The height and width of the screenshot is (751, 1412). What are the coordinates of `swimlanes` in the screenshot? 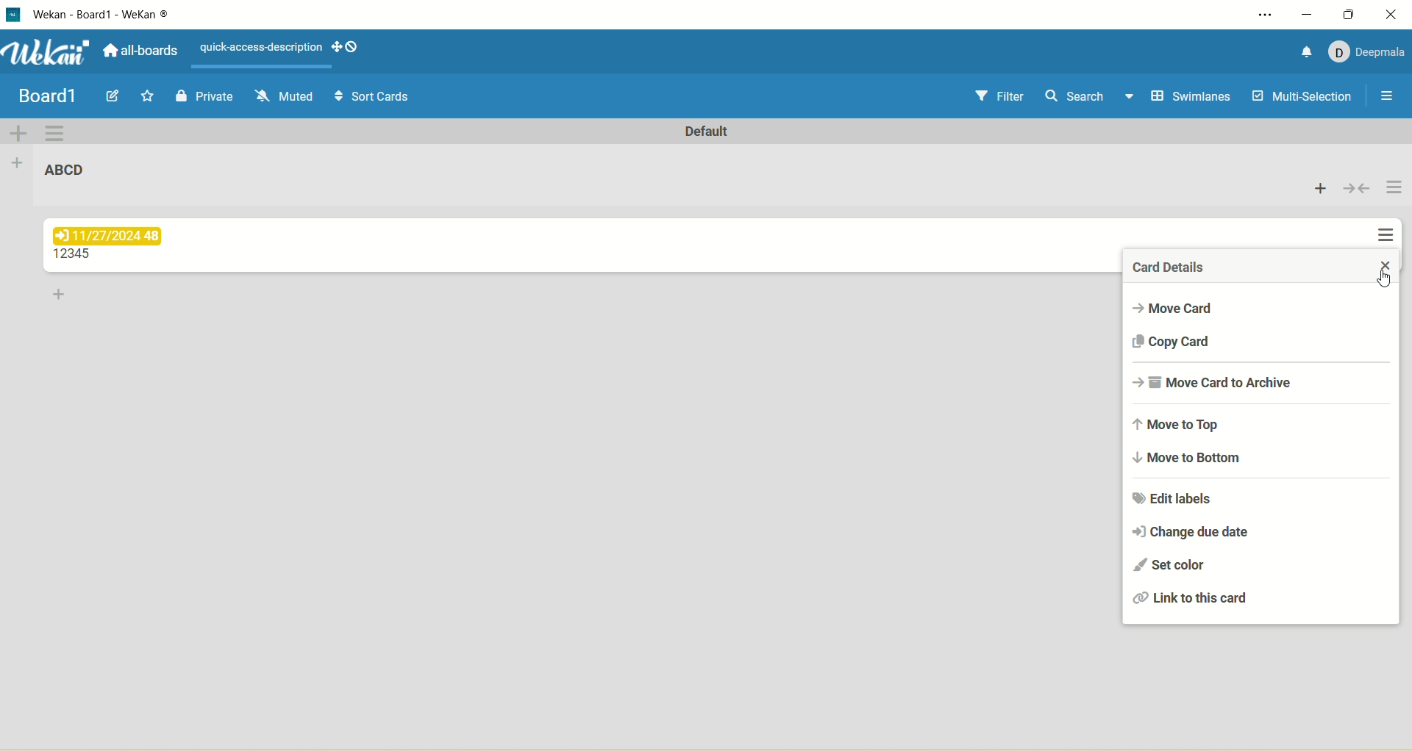 It's located at (1194, 97).